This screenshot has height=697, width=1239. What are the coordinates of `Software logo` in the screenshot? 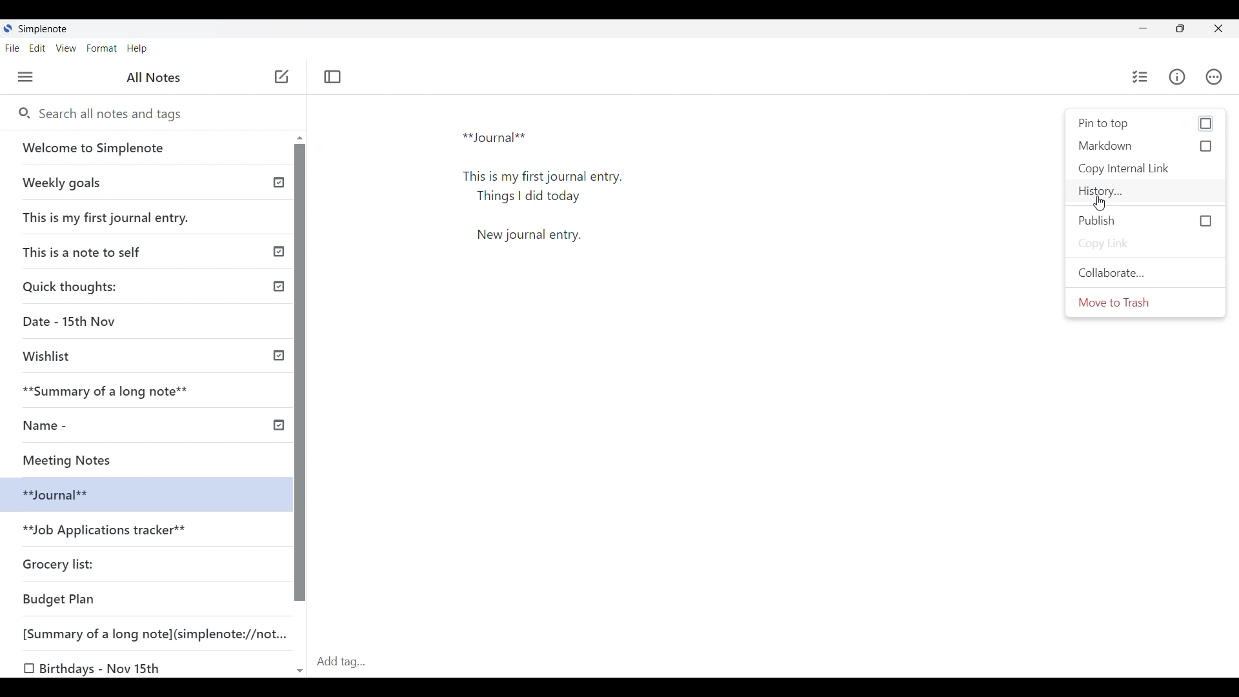 It's located at (8, 28).